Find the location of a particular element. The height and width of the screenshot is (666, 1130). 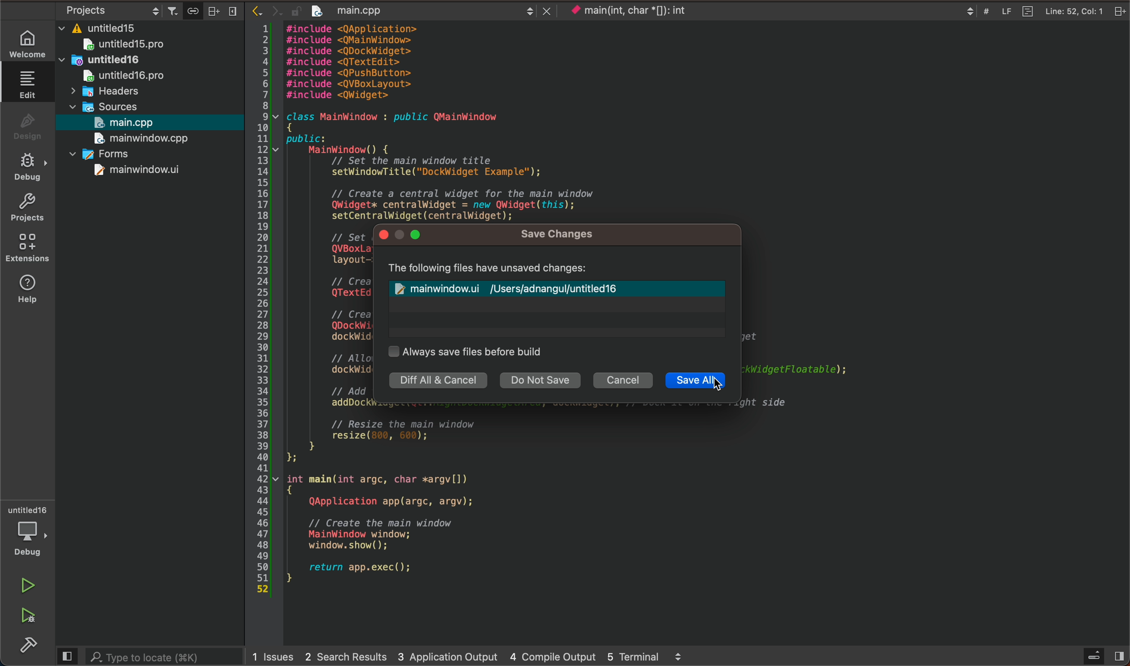

filter is located at coordinates (174, 9).